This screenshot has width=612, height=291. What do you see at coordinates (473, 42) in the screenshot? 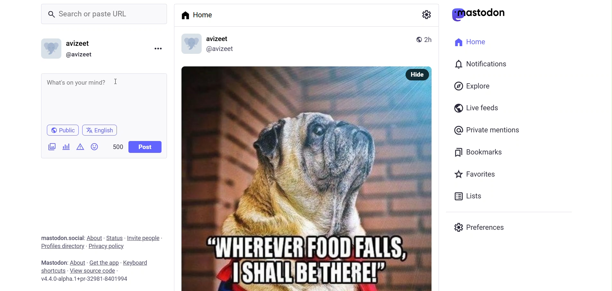
I see `home` at bounding box center [473, 42].